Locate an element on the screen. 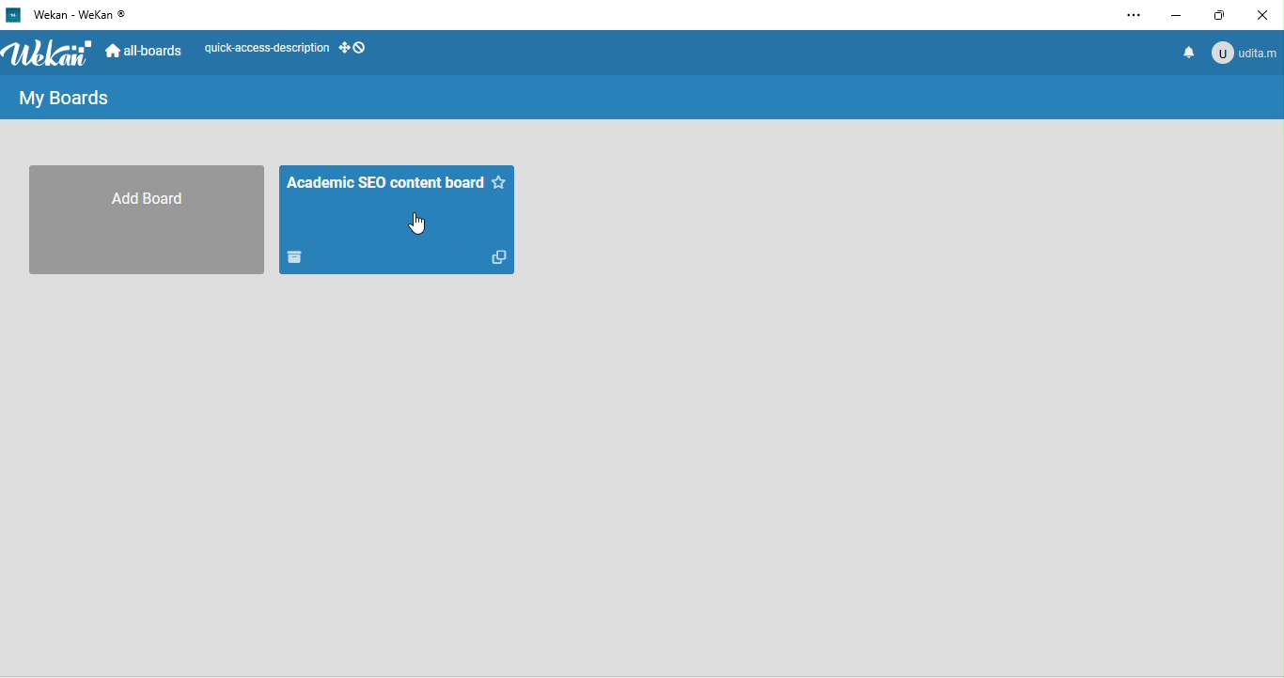  notification is located at coordinates (1190, 53).